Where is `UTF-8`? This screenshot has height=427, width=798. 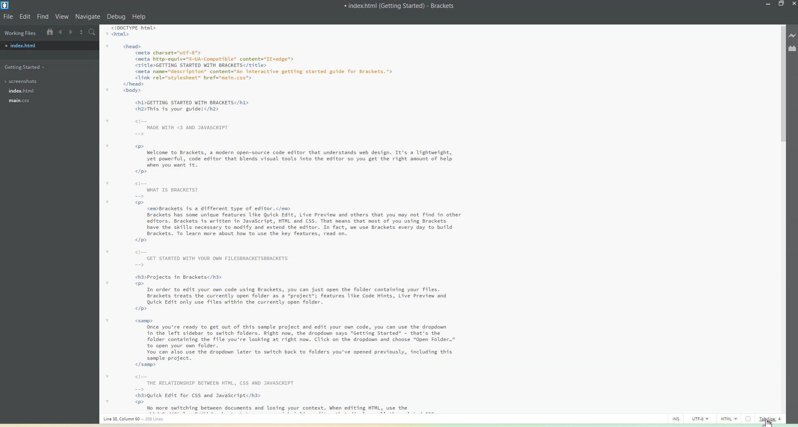
UTF-8 is located at coordinates (700, 418).